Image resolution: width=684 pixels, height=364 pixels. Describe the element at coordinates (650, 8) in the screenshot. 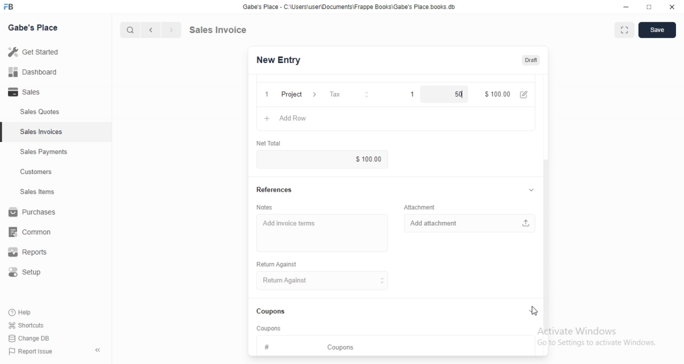

I see `maximize` at that location.